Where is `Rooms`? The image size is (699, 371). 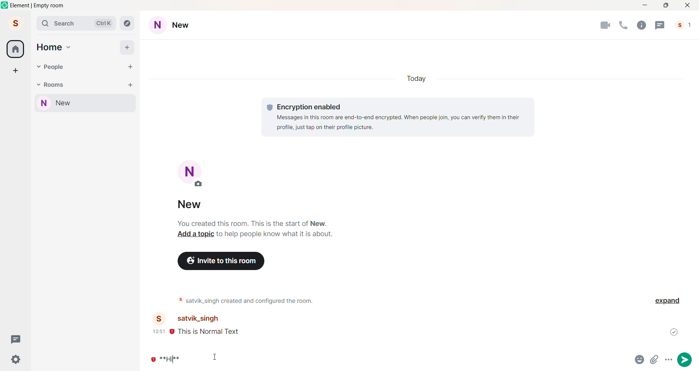
Rooms is located at coordinates (55, 84).